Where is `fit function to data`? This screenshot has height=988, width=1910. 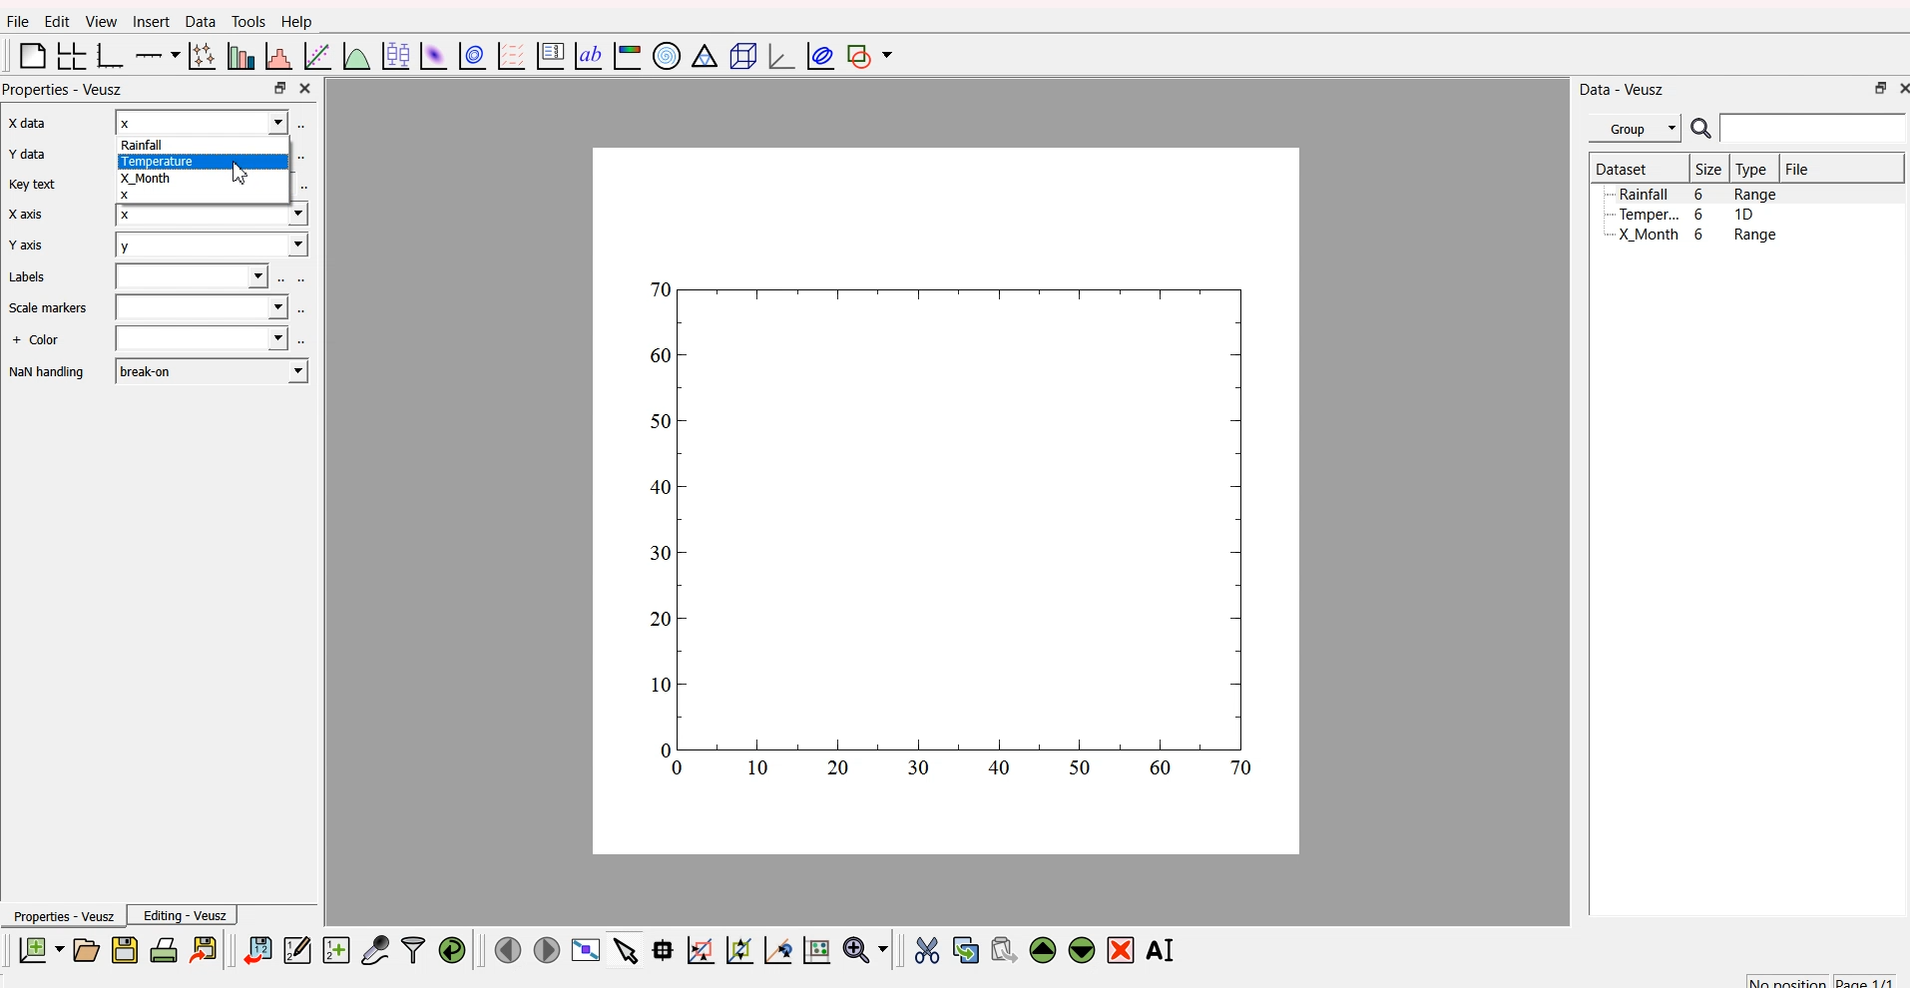
fit function to data is located at coordinates (317, 57).